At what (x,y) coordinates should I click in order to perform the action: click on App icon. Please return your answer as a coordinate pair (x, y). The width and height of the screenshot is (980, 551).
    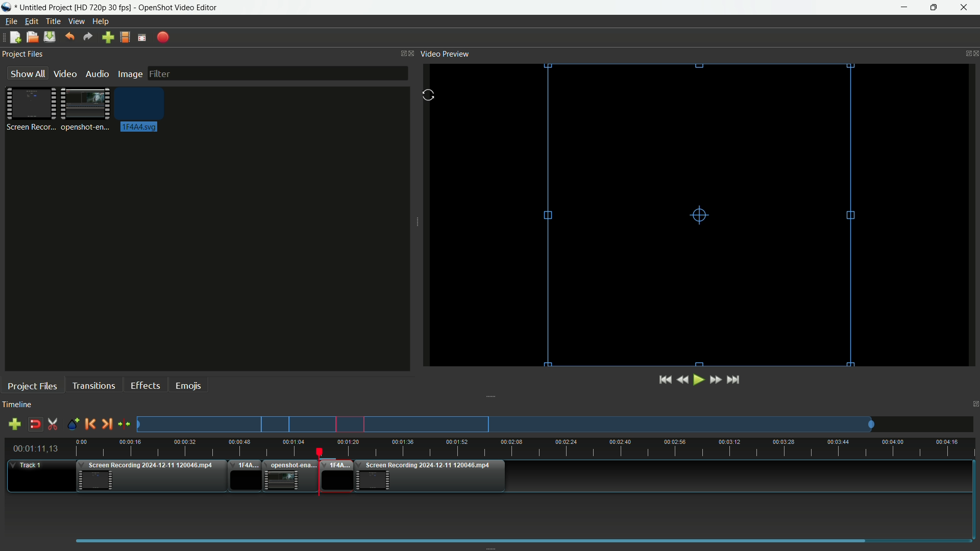
    Looking at the image, I should click on (8, 7).